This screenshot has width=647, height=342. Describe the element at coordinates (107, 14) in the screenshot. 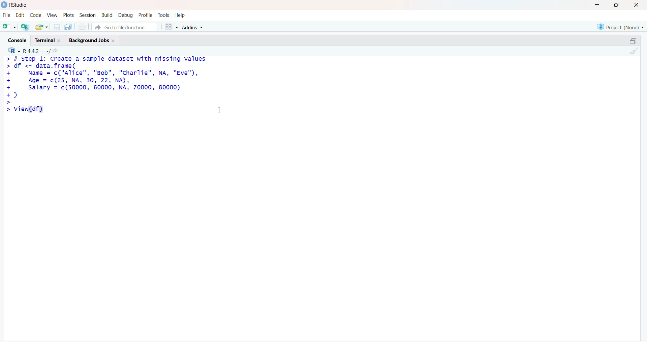

I see `Build` at that location.